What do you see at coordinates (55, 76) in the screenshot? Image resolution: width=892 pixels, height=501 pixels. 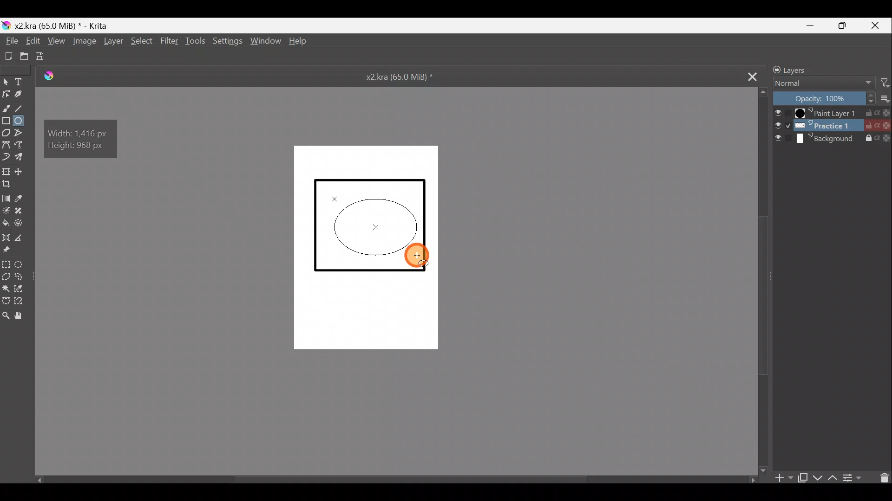 I see `Logo` at bounding box center [55, 76].